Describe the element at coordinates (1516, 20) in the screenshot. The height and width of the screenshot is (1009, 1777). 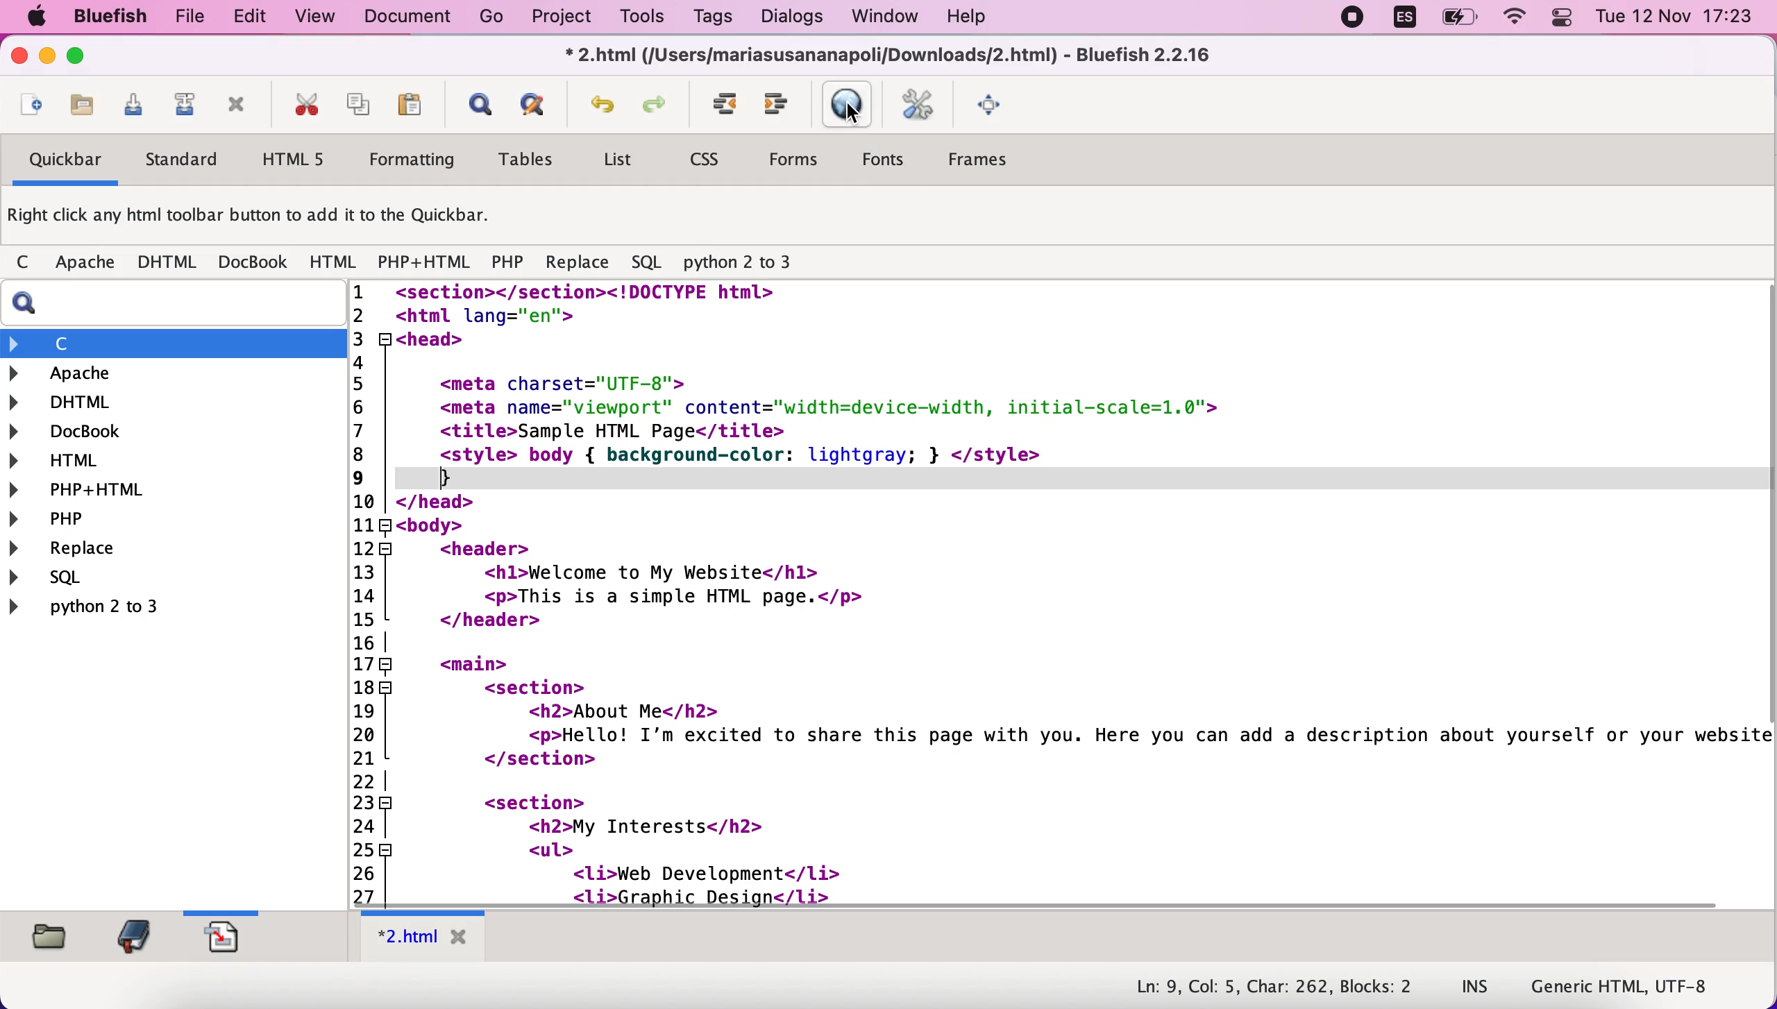
I see `wifi` at that location.